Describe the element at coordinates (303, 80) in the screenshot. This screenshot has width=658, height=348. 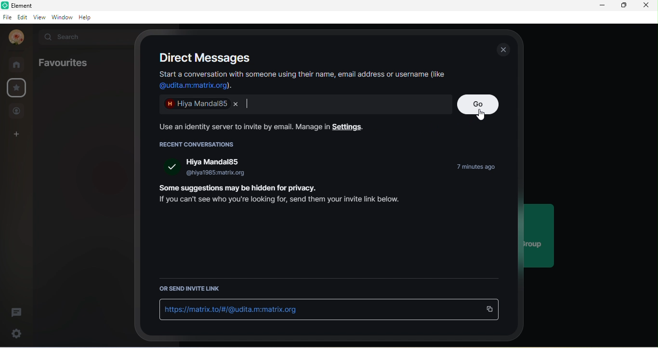
I see `Start a conversation with someone using their name, email address or username (like @udita.m:matrix.org).` at that location.